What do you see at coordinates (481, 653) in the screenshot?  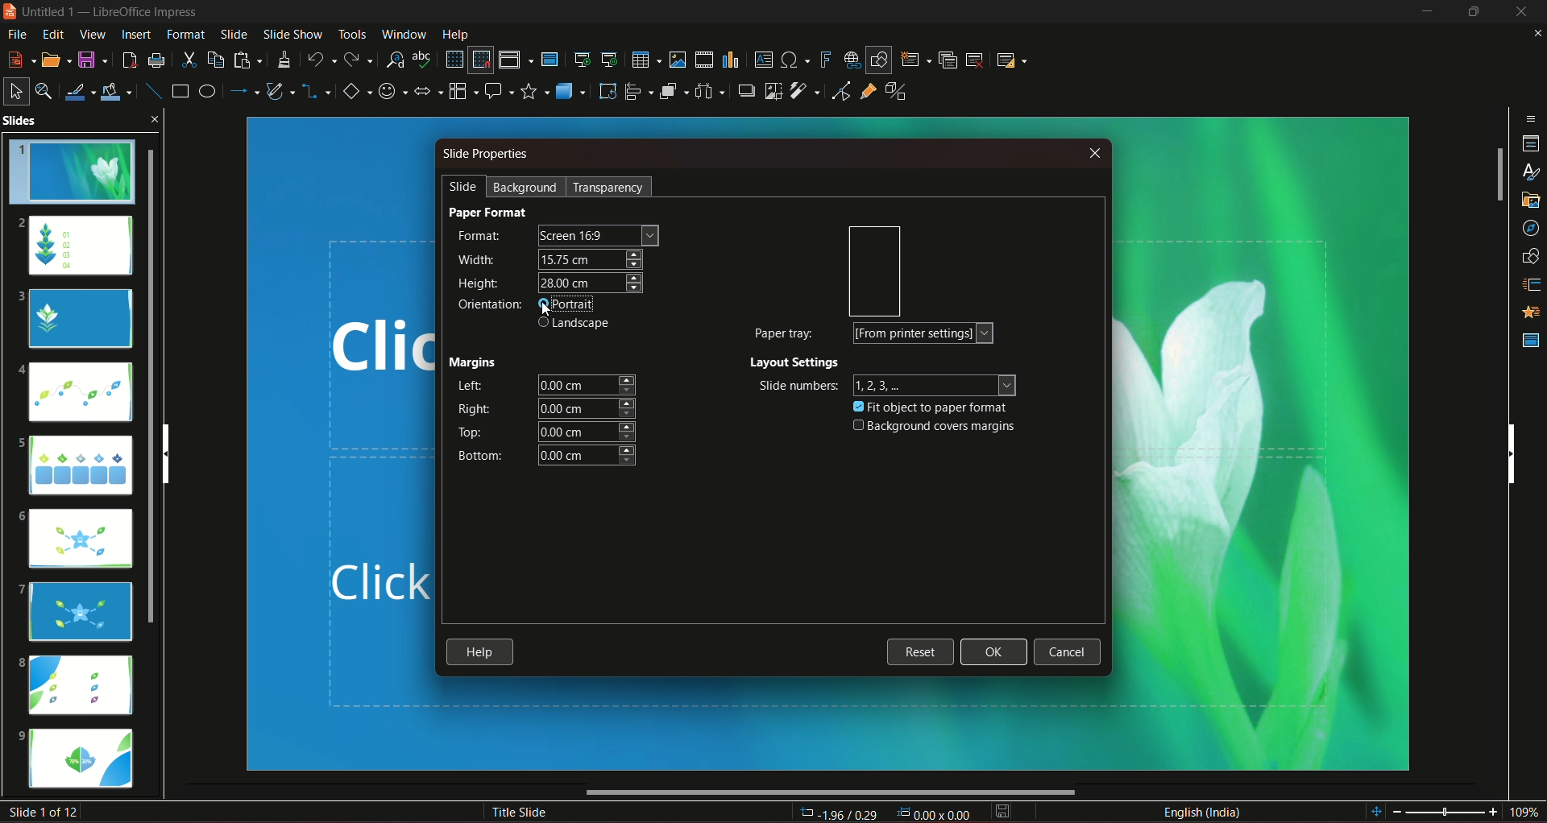 I see `help` at bounding box center [481, 653].